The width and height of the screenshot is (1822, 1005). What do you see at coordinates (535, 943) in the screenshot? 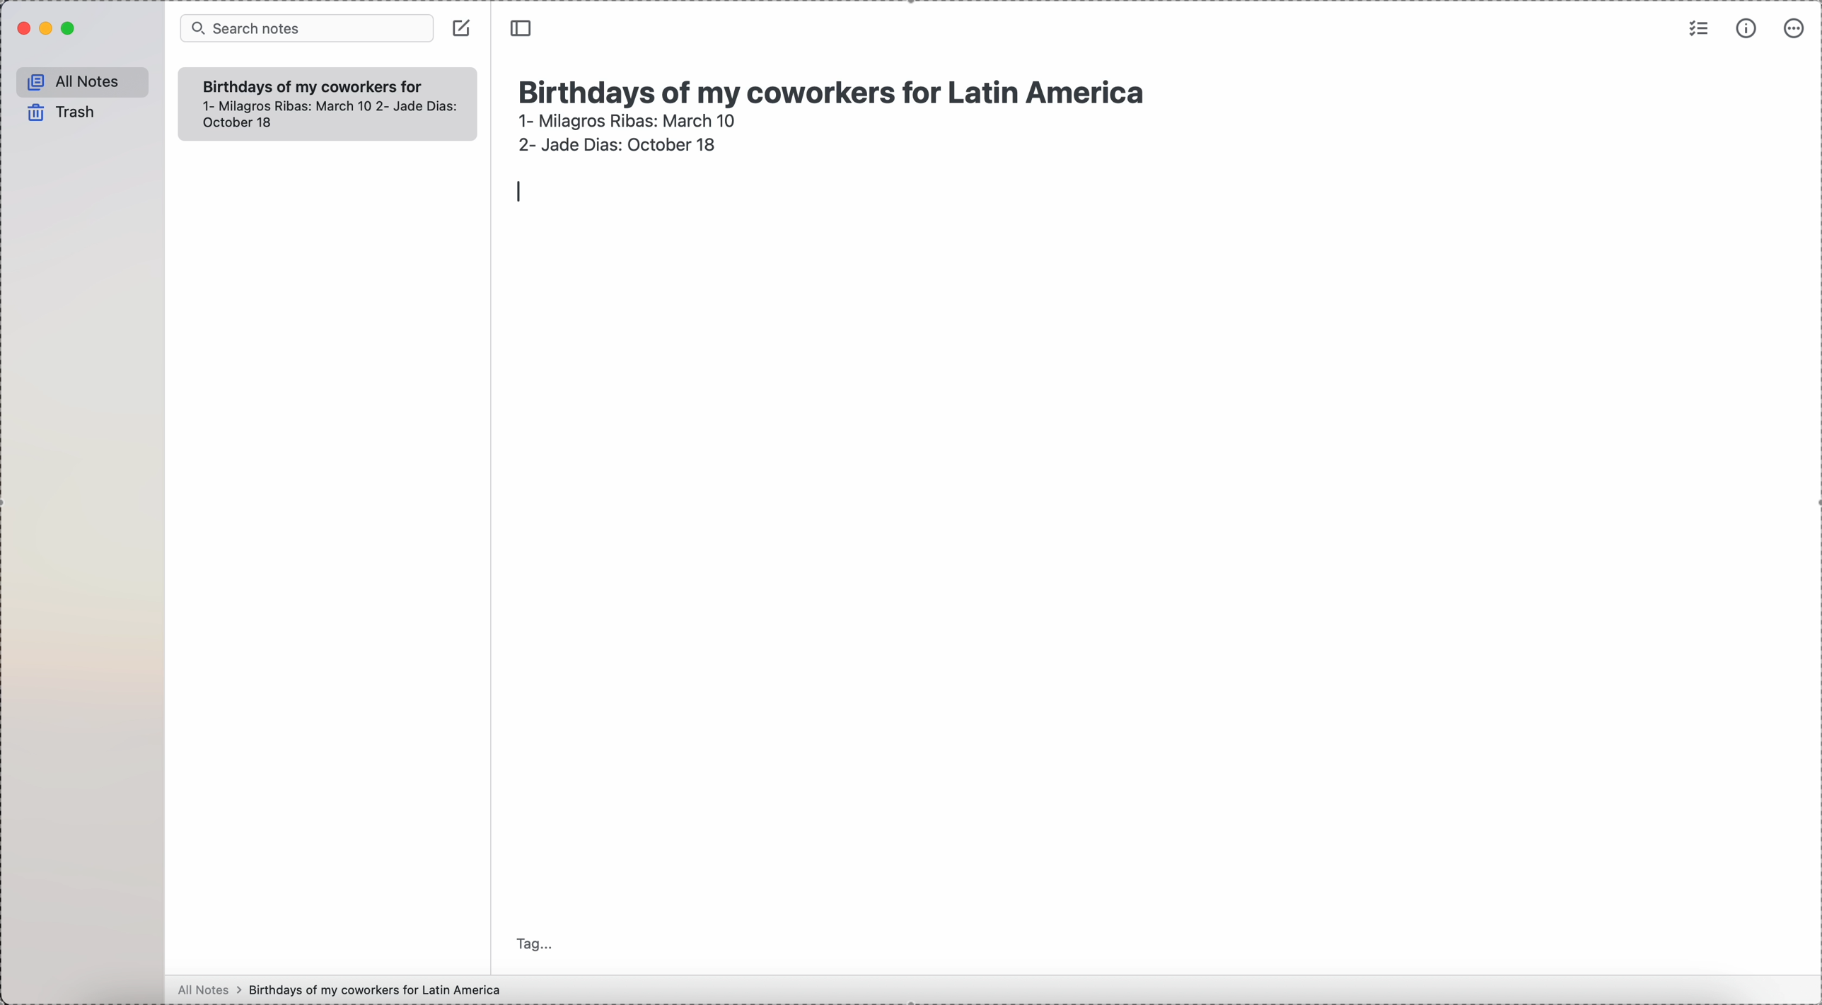
I see `tag` at bounding box center [535, 943].